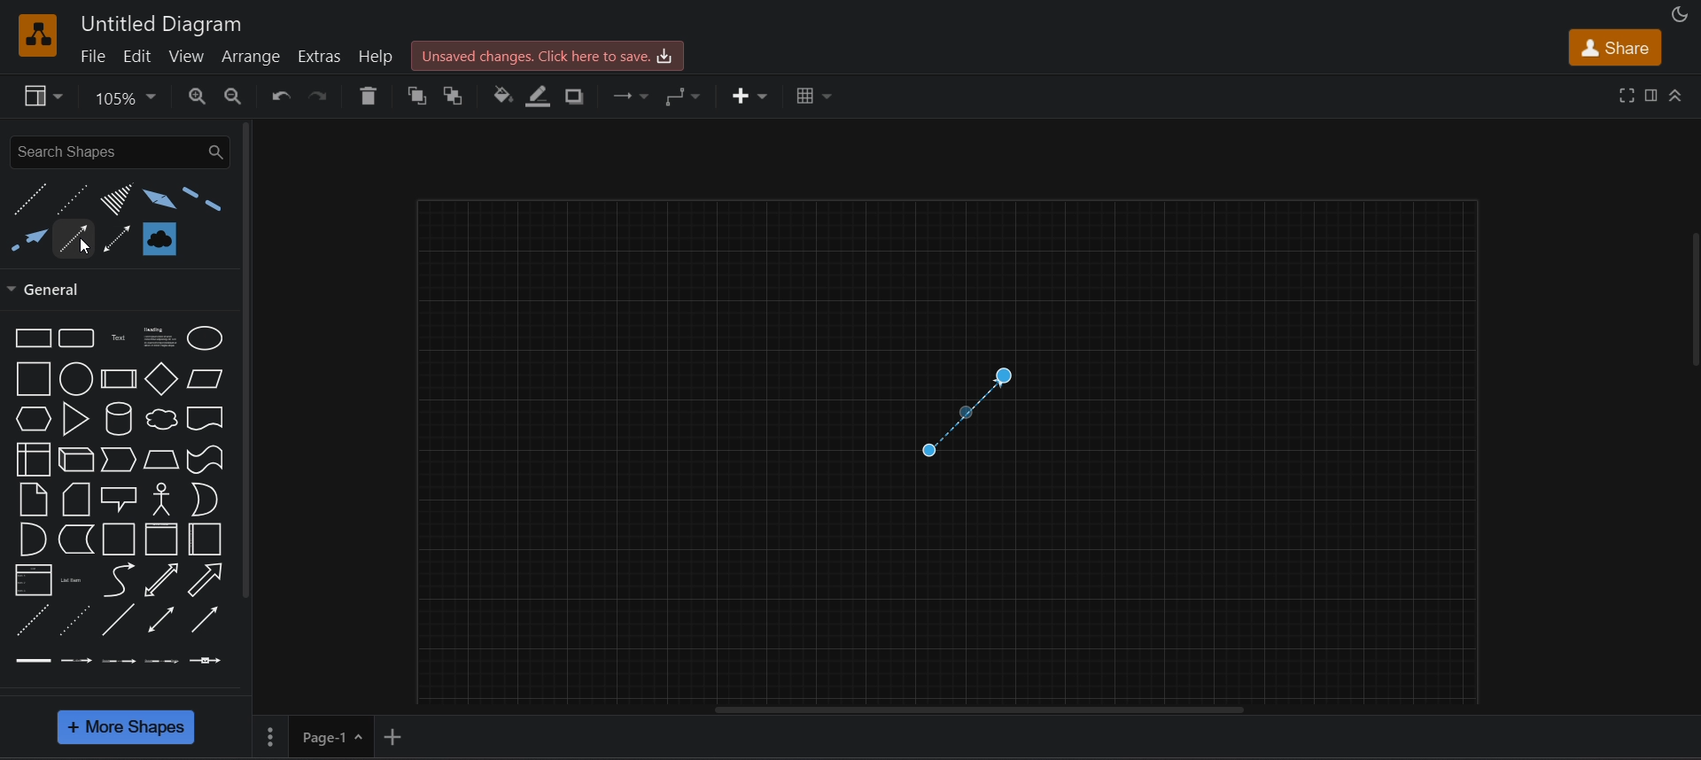 This screenshot has height=760, width=1701. Describe the element at coordinates (118, 337) in the screenshot. I see `text` at that location.